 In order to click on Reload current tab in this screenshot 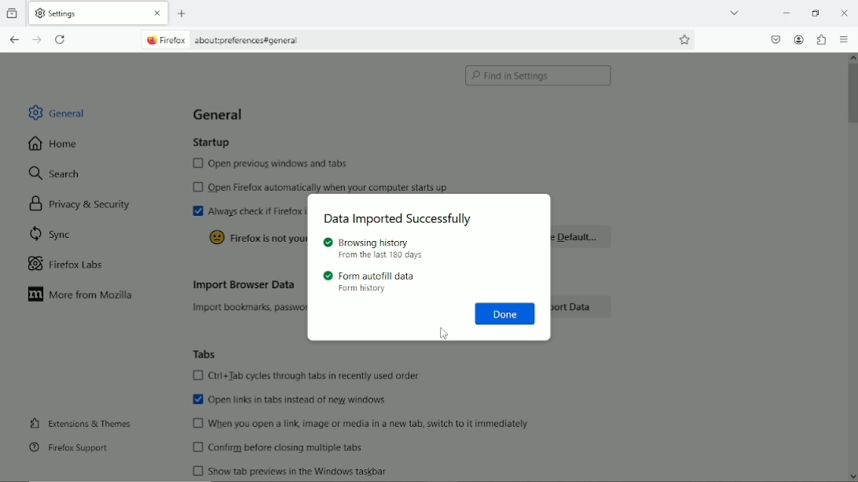, I will do `click(64, 40)`.